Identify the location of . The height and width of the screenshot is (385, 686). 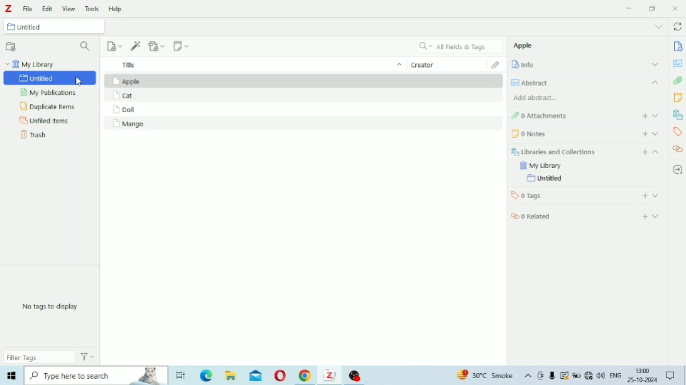
(254, 374).